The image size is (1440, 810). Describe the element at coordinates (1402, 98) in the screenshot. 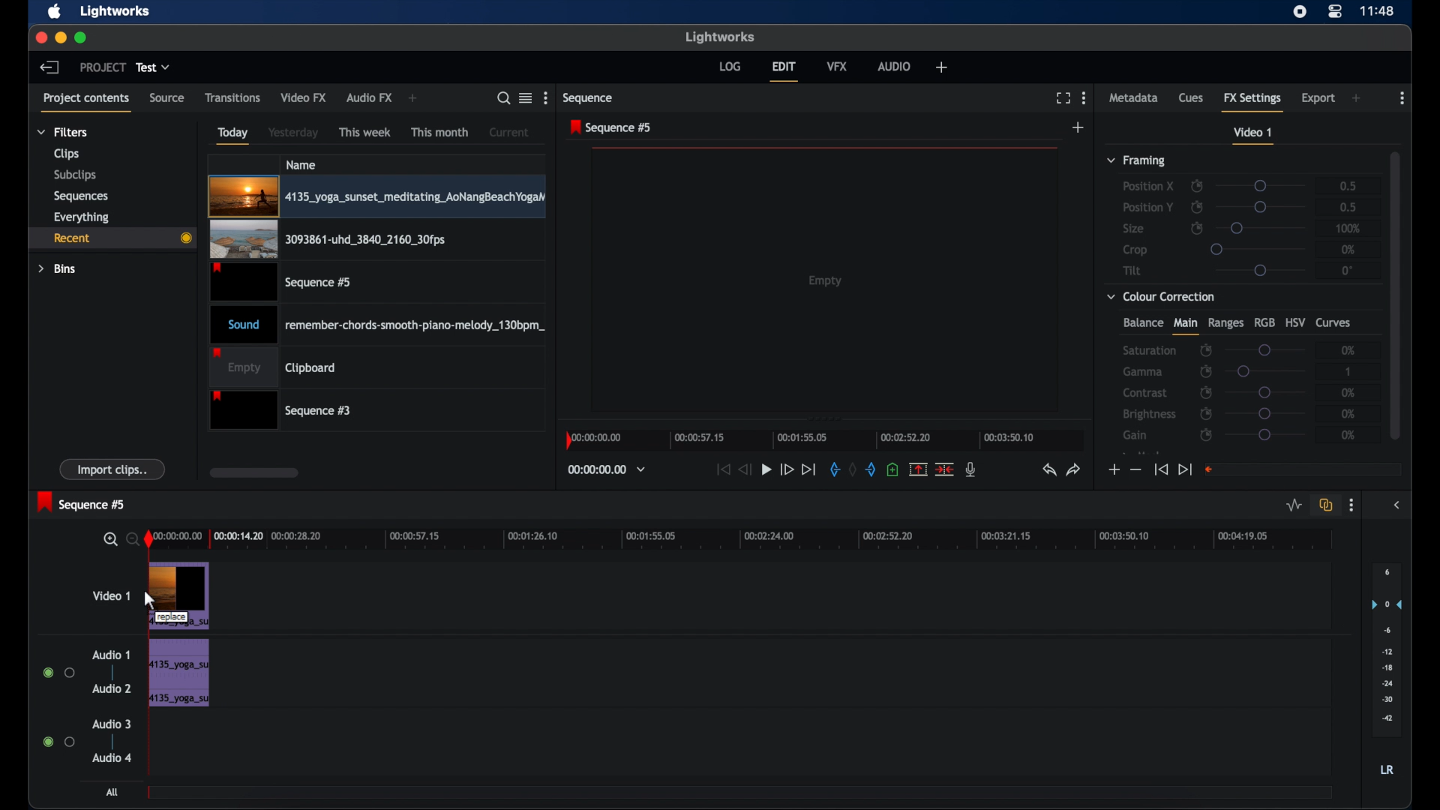

I see `more options` at that location.